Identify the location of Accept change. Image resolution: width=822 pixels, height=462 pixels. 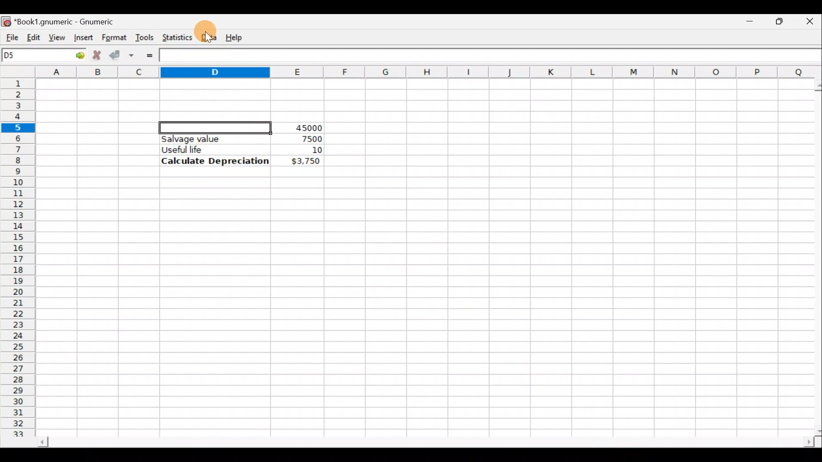
(122, 54).